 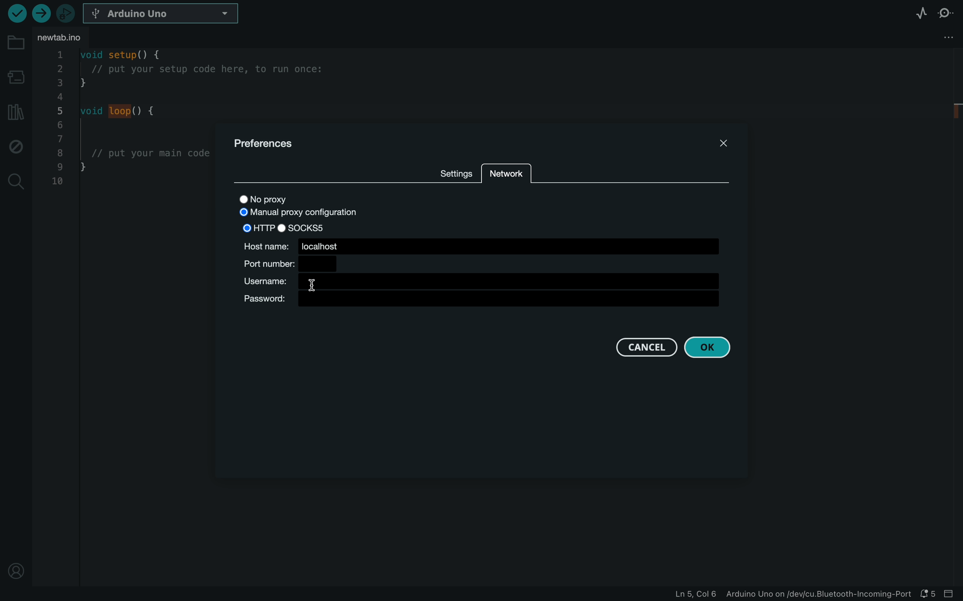 What do you see at coordinates (129, 140) in the screenshot?
I see `code` at bounding box center [129, 140].